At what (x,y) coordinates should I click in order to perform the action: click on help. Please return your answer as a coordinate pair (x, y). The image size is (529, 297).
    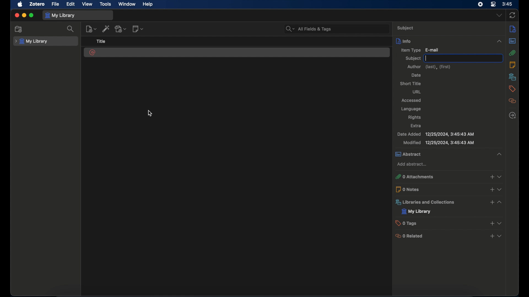
    Looking at the image, I should click on (148, 4).